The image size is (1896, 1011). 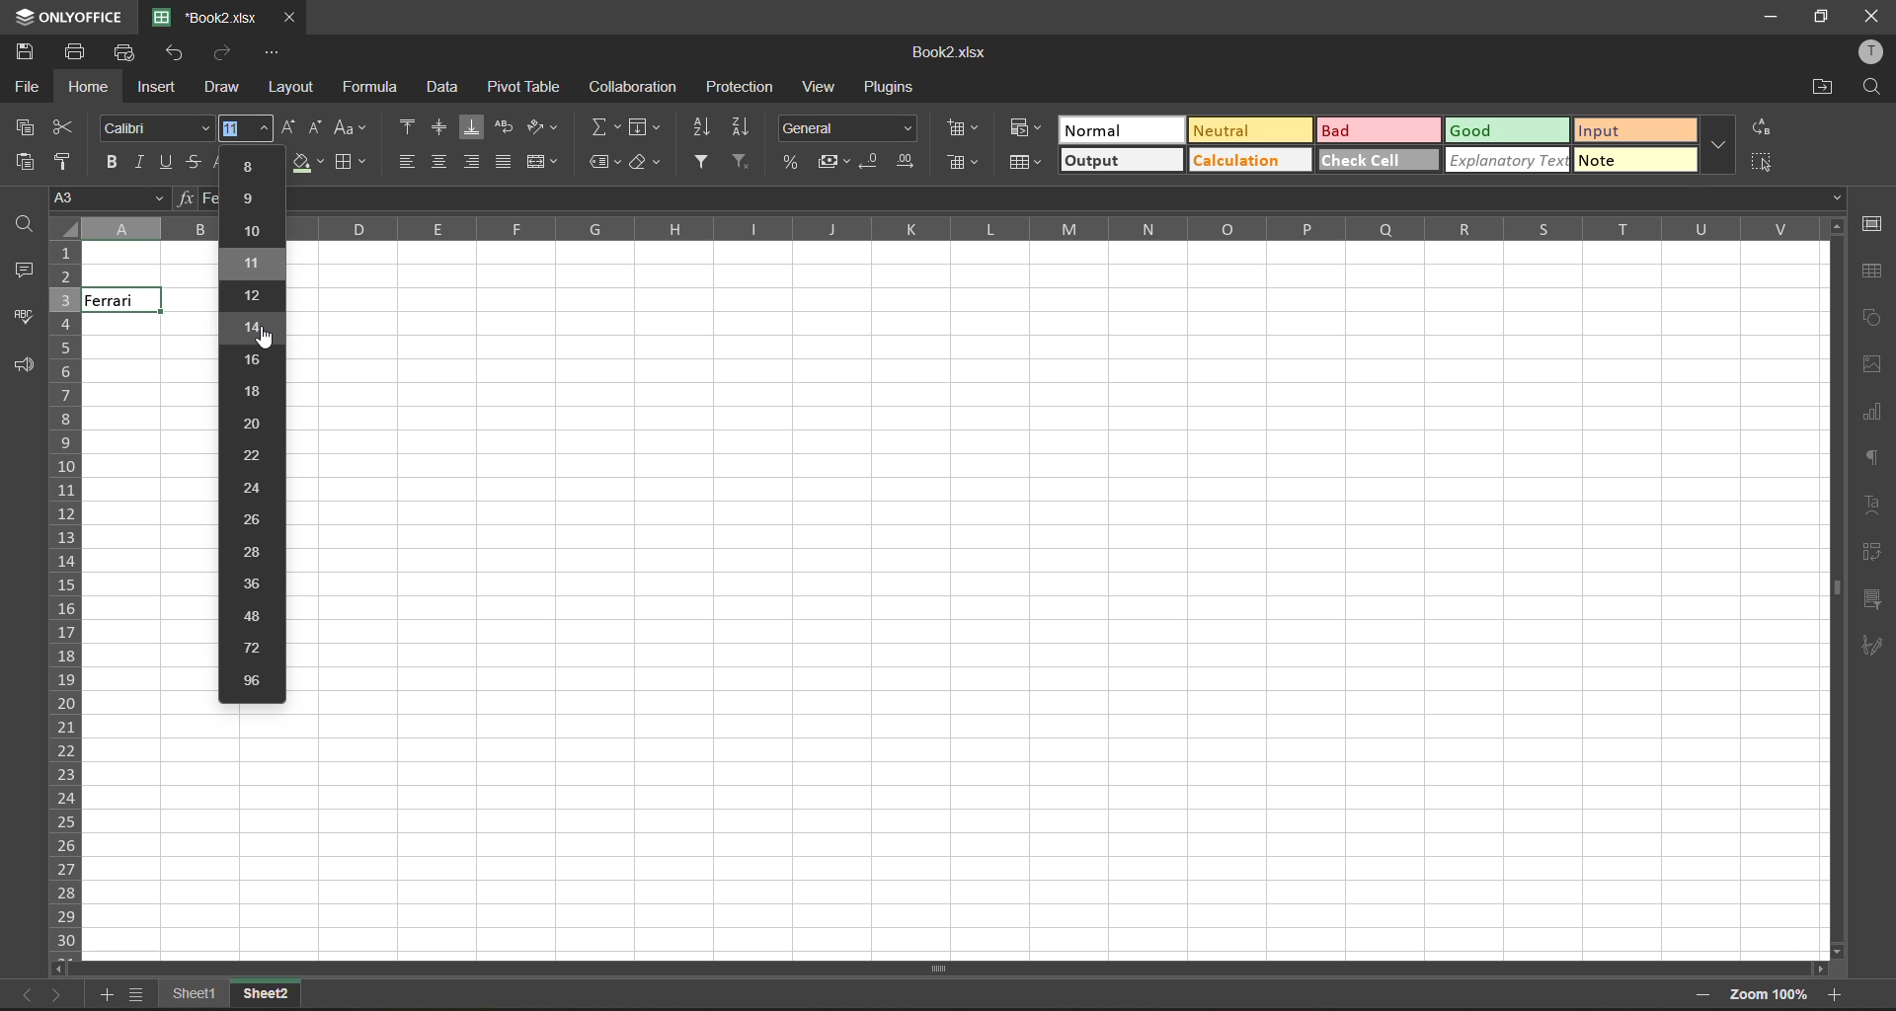 What do you see at coordinates (72, 160) in the screenshot?
I see `copy style` at bounding box center [72, 160].